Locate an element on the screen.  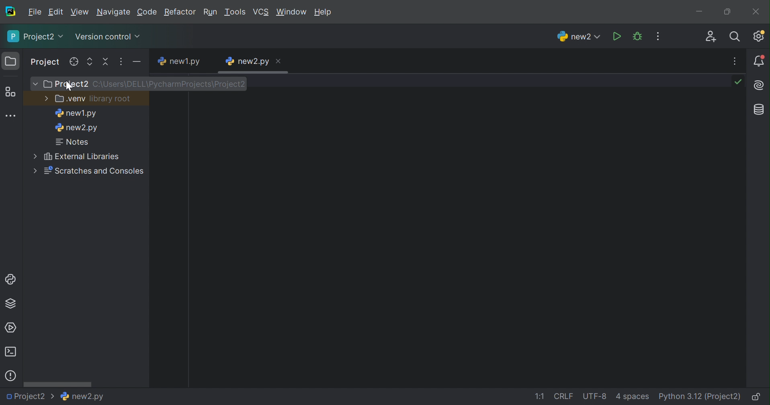
new2.py is located at coordinates (247, 61).